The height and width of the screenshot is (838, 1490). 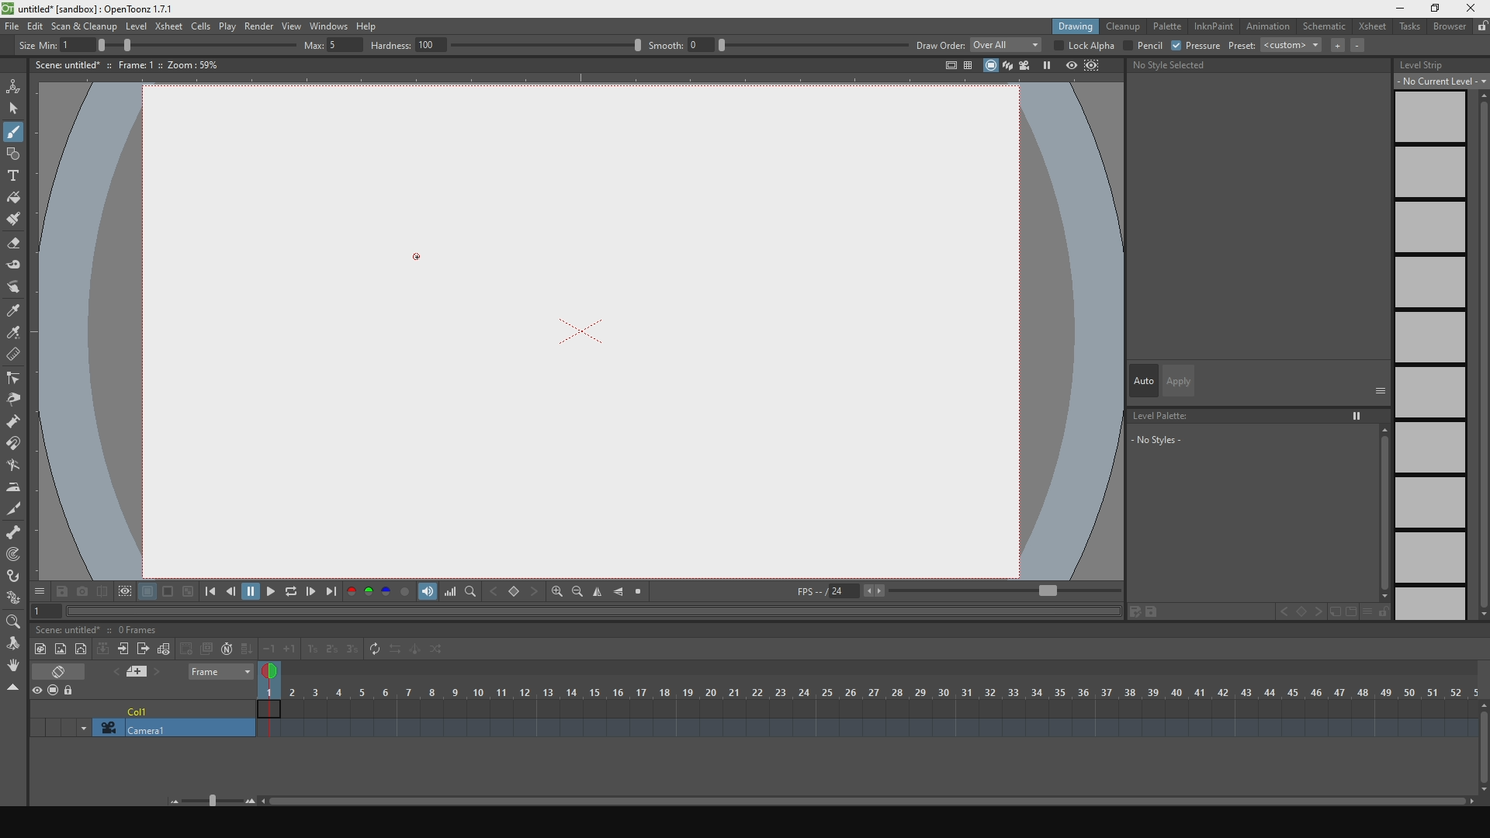 What do you see at coordinates (1006, 67) in the screenshot?
I see `layers` at bounding box center [1006, 67].